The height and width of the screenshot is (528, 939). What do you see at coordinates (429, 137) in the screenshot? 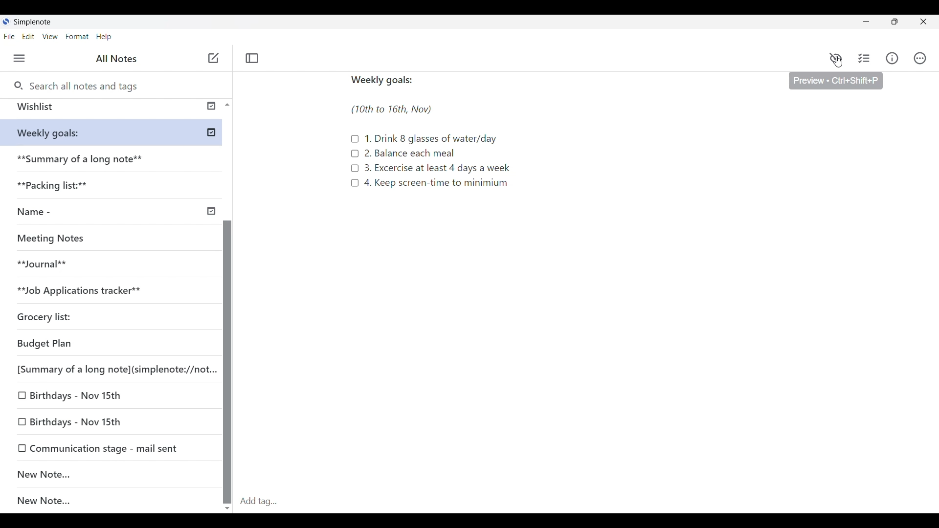
I see `1. Drink 8 glasses of water/day` at bounding box center [429, 137].